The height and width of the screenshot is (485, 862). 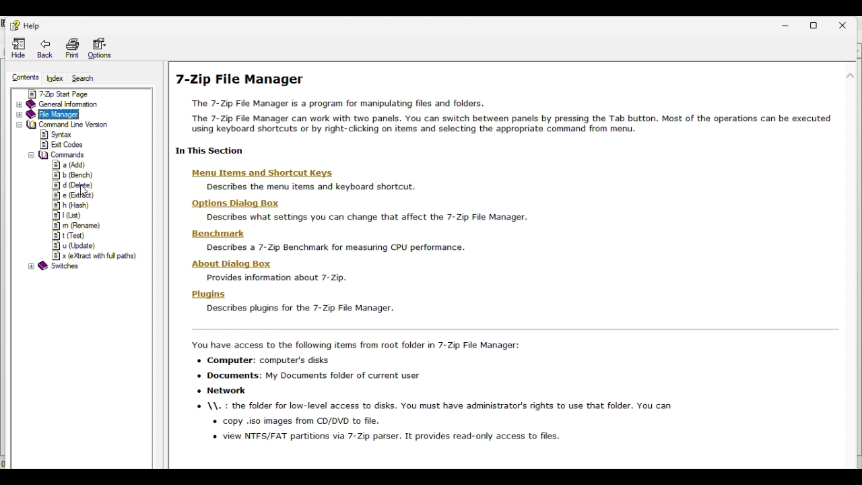 I want to click on You have access to the following items from root folder in 7-Zip File Manager:
+ Computer: computer's disks
+ Documents: My Documents folder of current user
+ Network
+ \\. : the folder for low-level access to disks. You must have administrator's rights to use that folder. You can
« copy .iso images from CD/DVD to file.
« view NTFS/FAT partitions via 7-Zip parser. It provides read-only access to files., so click(x=464, y=395).